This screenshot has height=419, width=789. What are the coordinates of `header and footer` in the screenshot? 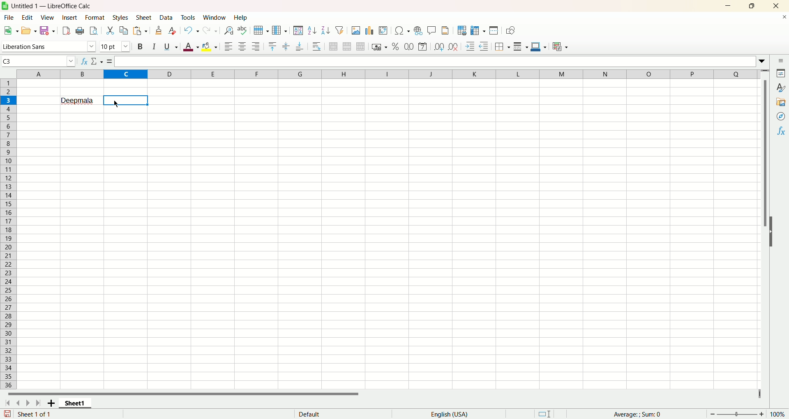 It's located at (445, 30).